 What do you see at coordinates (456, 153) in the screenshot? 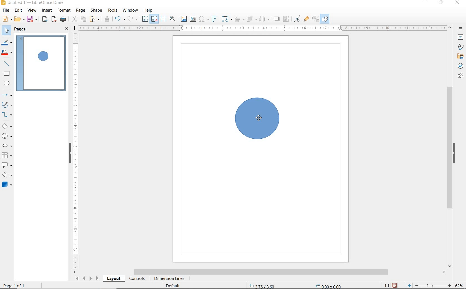
I see `HIDE` at bounding box center [456, 153].